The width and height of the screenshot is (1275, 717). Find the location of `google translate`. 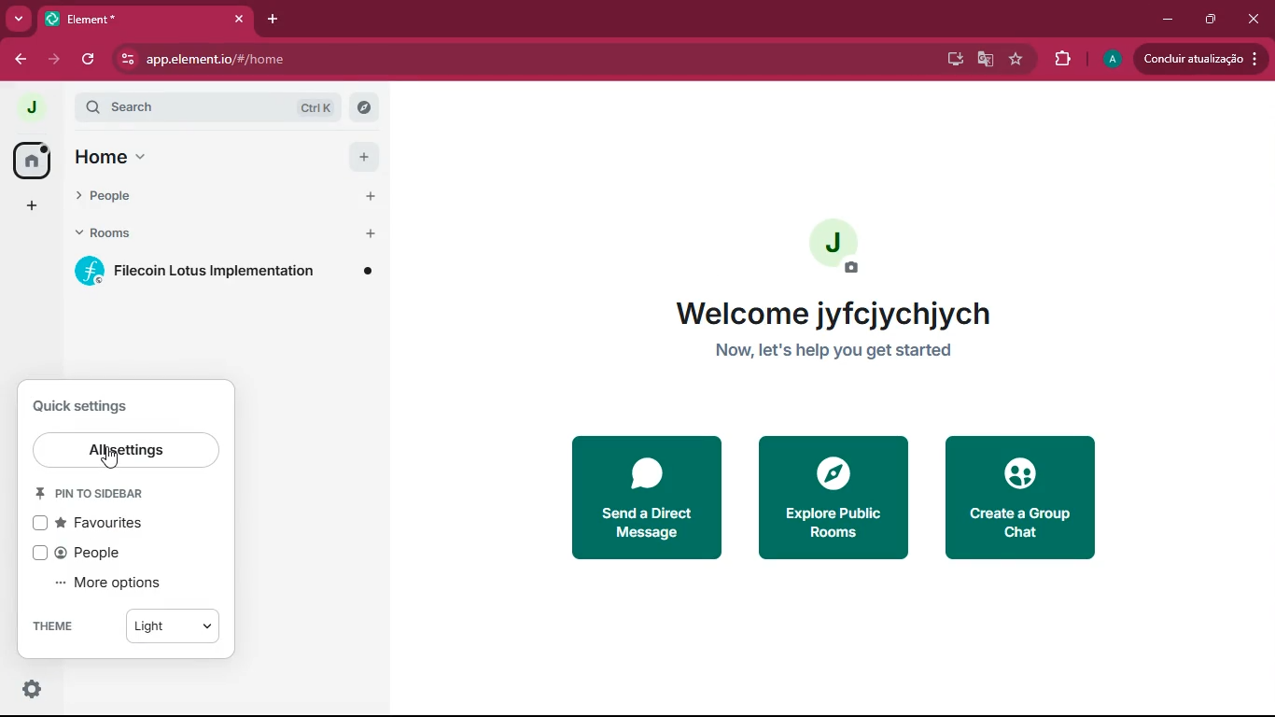

google translate is located at coordinates (983, 61).